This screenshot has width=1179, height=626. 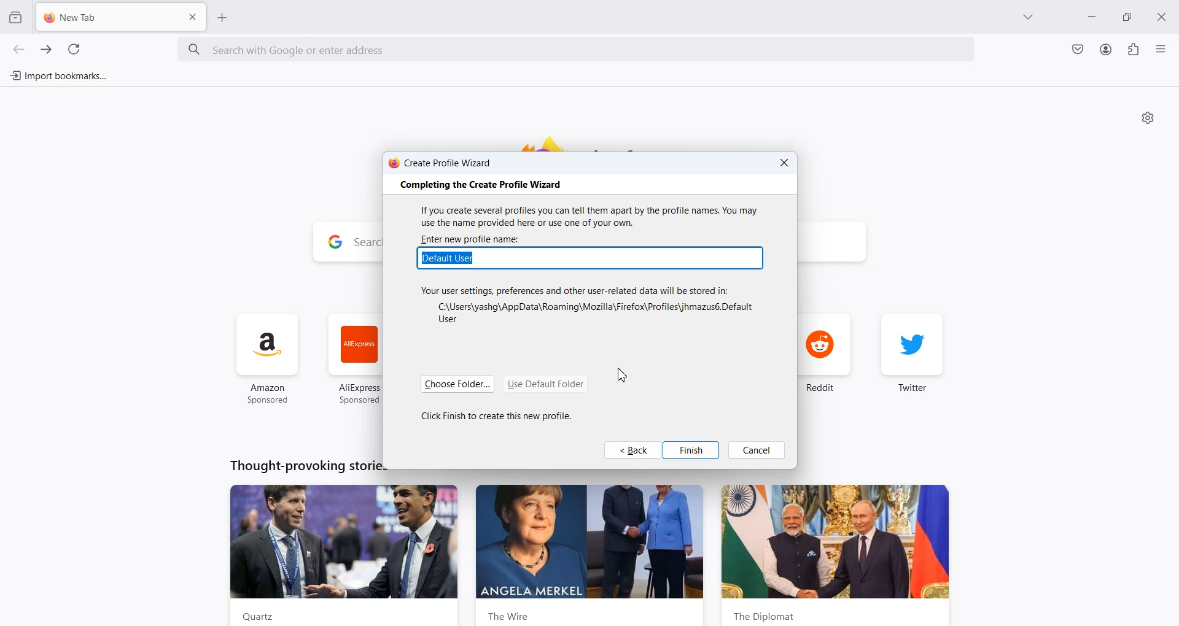 I want to click on View Recent browsing, so click(x=15, y=17).